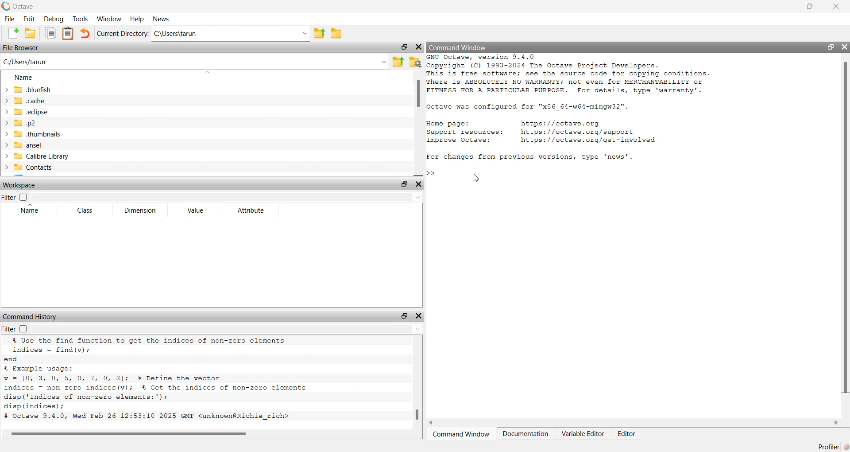  I want to click on Editor, so click(626, 434).